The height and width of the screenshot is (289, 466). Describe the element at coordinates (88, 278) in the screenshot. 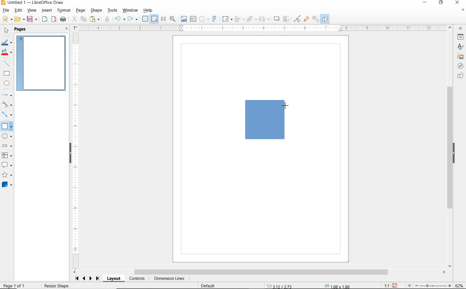

I see `SCROLL NEXT` at that location.